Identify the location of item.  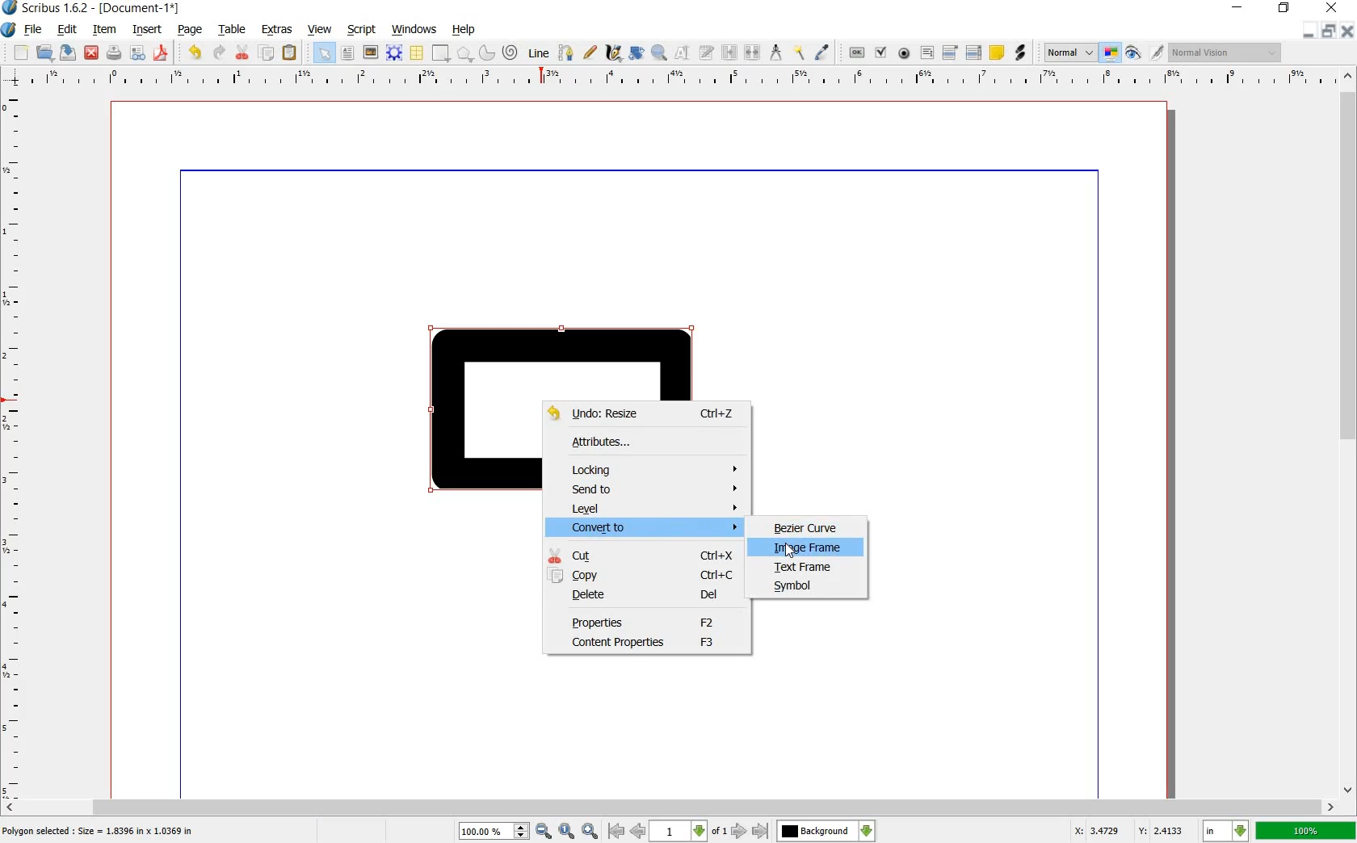
(102, 29).